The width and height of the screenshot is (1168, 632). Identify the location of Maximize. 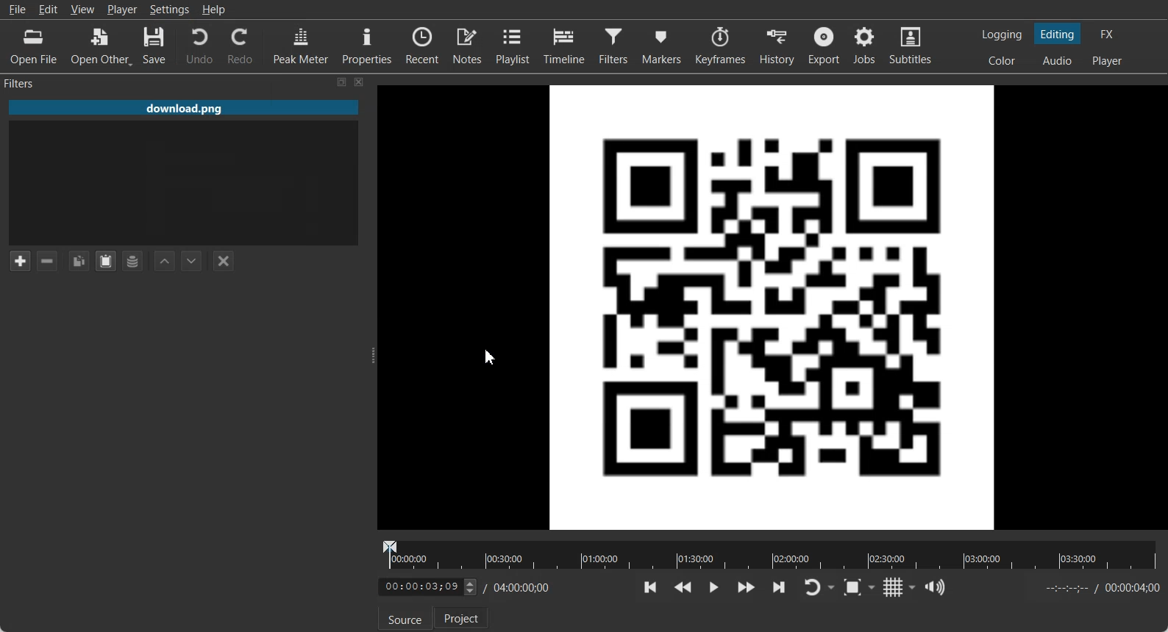
(342, 82).